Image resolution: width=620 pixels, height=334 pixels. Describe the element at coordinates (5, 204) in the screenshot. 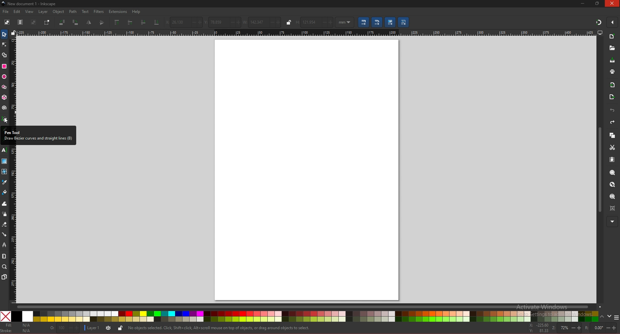

I see `tweak` at that location.